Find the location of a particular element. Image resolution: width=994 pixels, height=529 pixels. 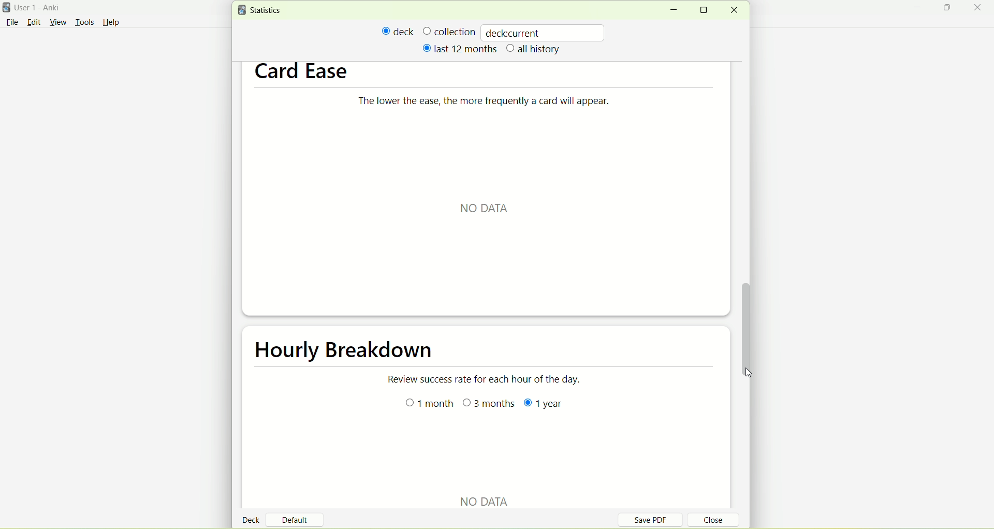

minimize is located at coordinates (920, 9).